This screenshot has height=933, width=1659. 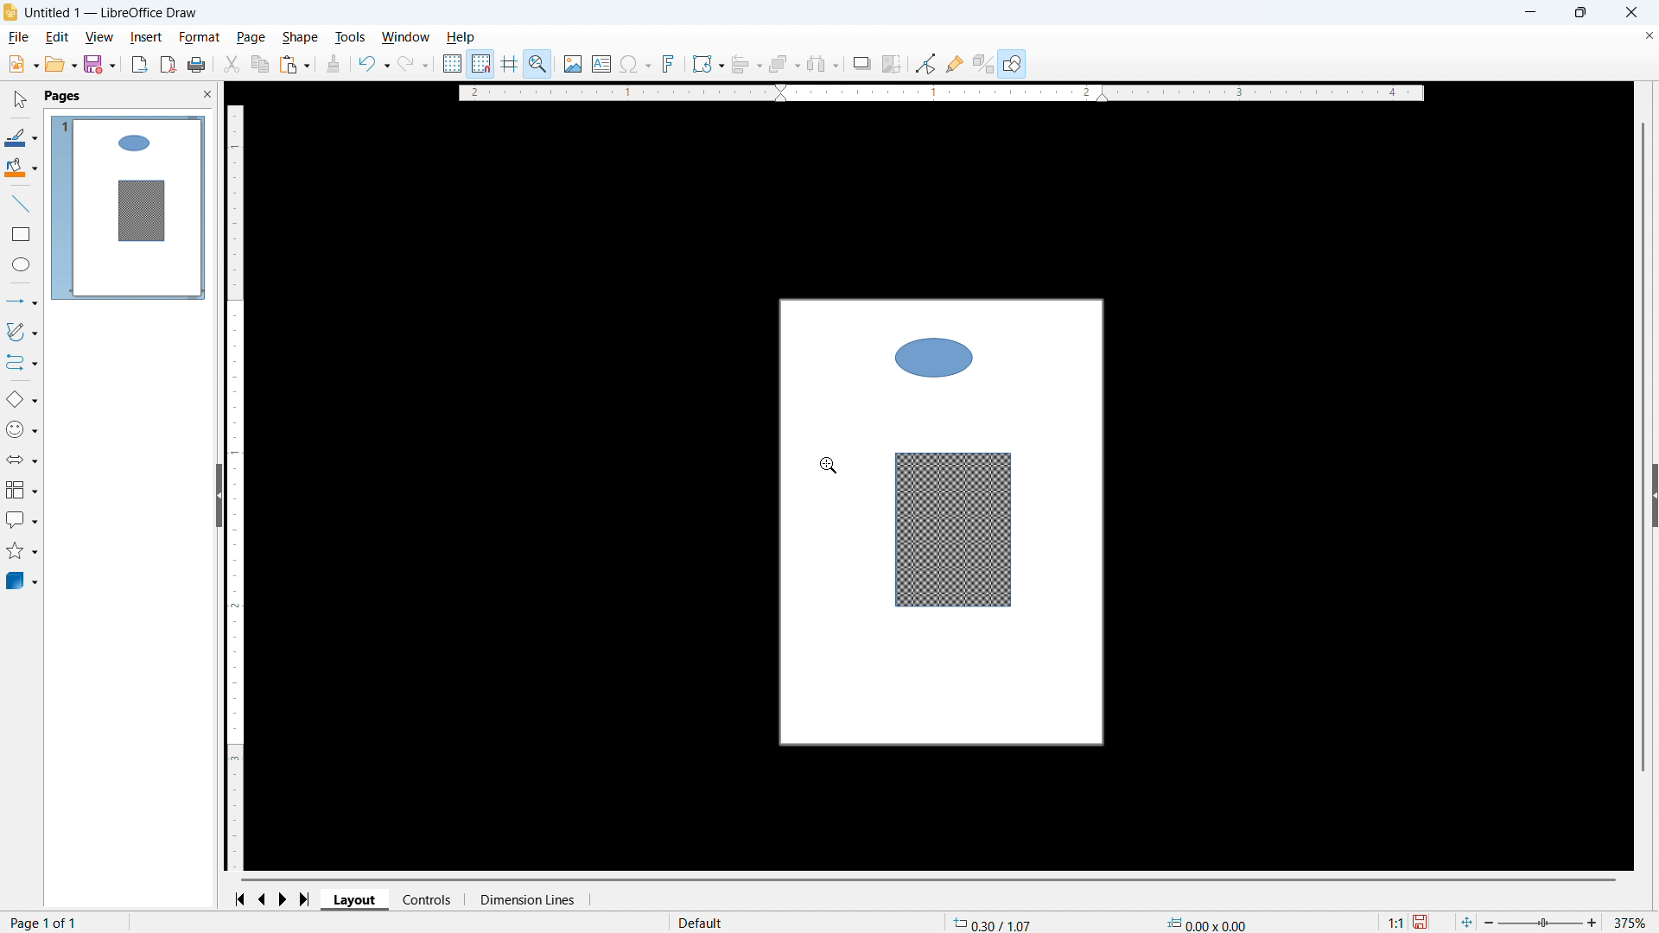 I want to click on Window , so click(x=406, y=37).